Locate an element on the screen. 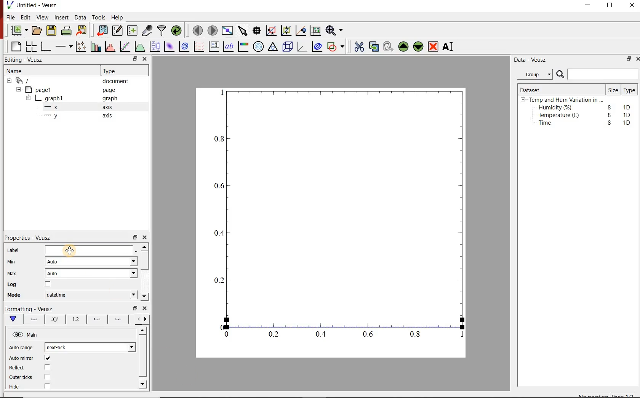 This screenshot has width=640, height=398. axis label is located at coordinates (55, 320).